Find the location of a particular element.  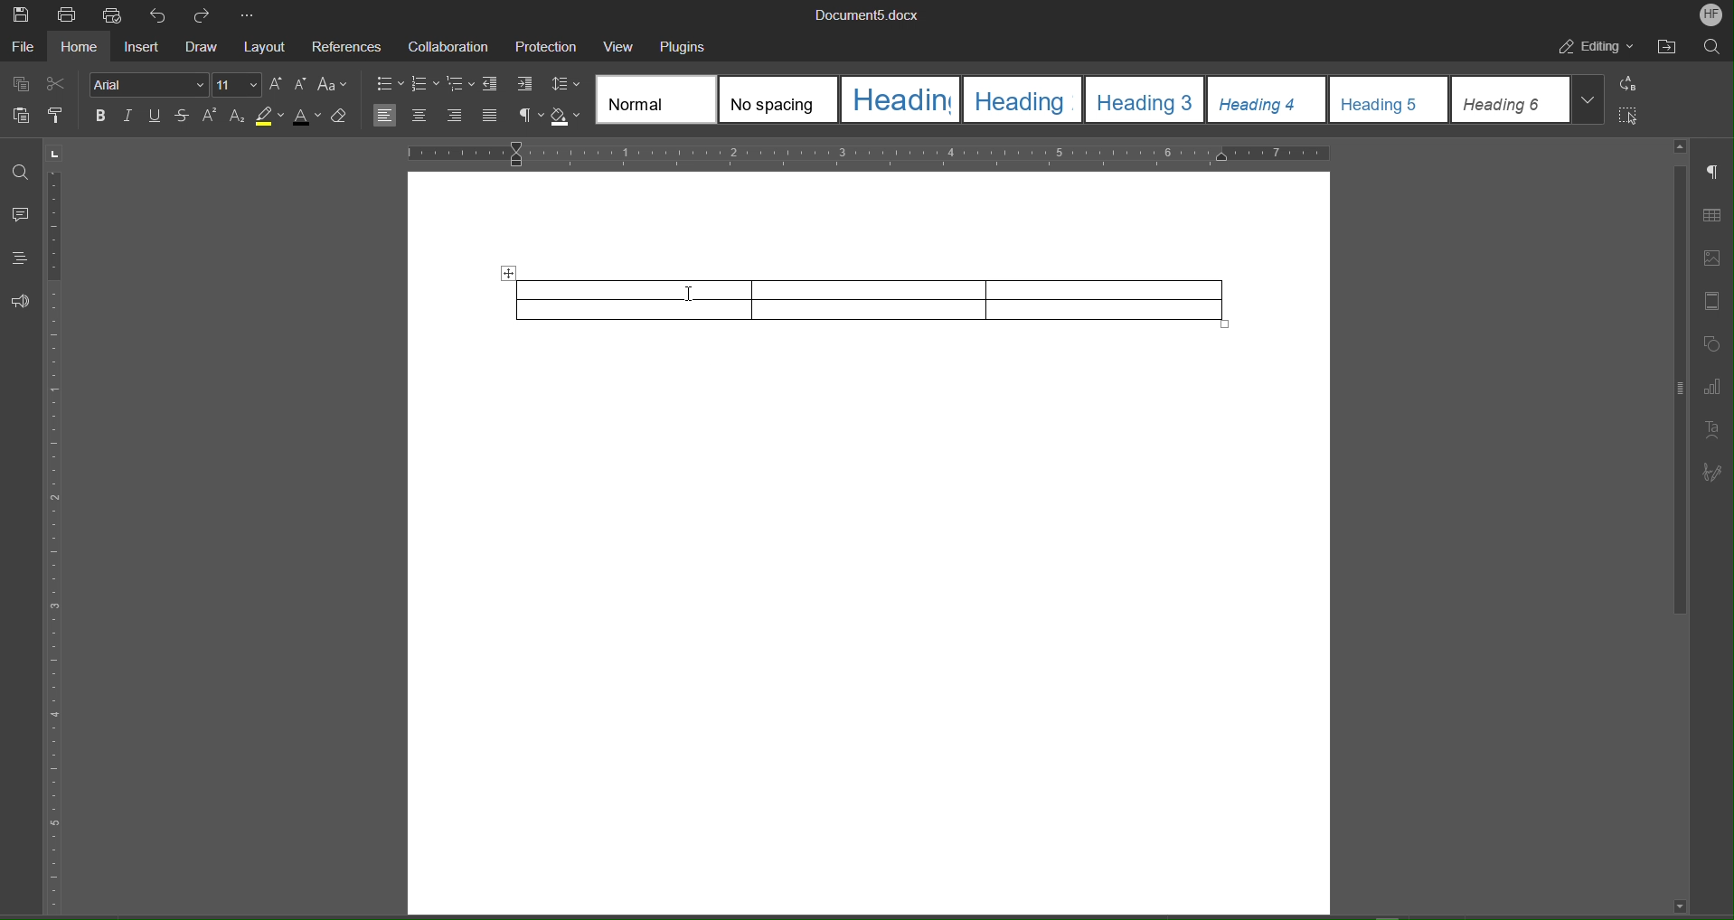

Graph Settings is located at coordinates (1716, 384).